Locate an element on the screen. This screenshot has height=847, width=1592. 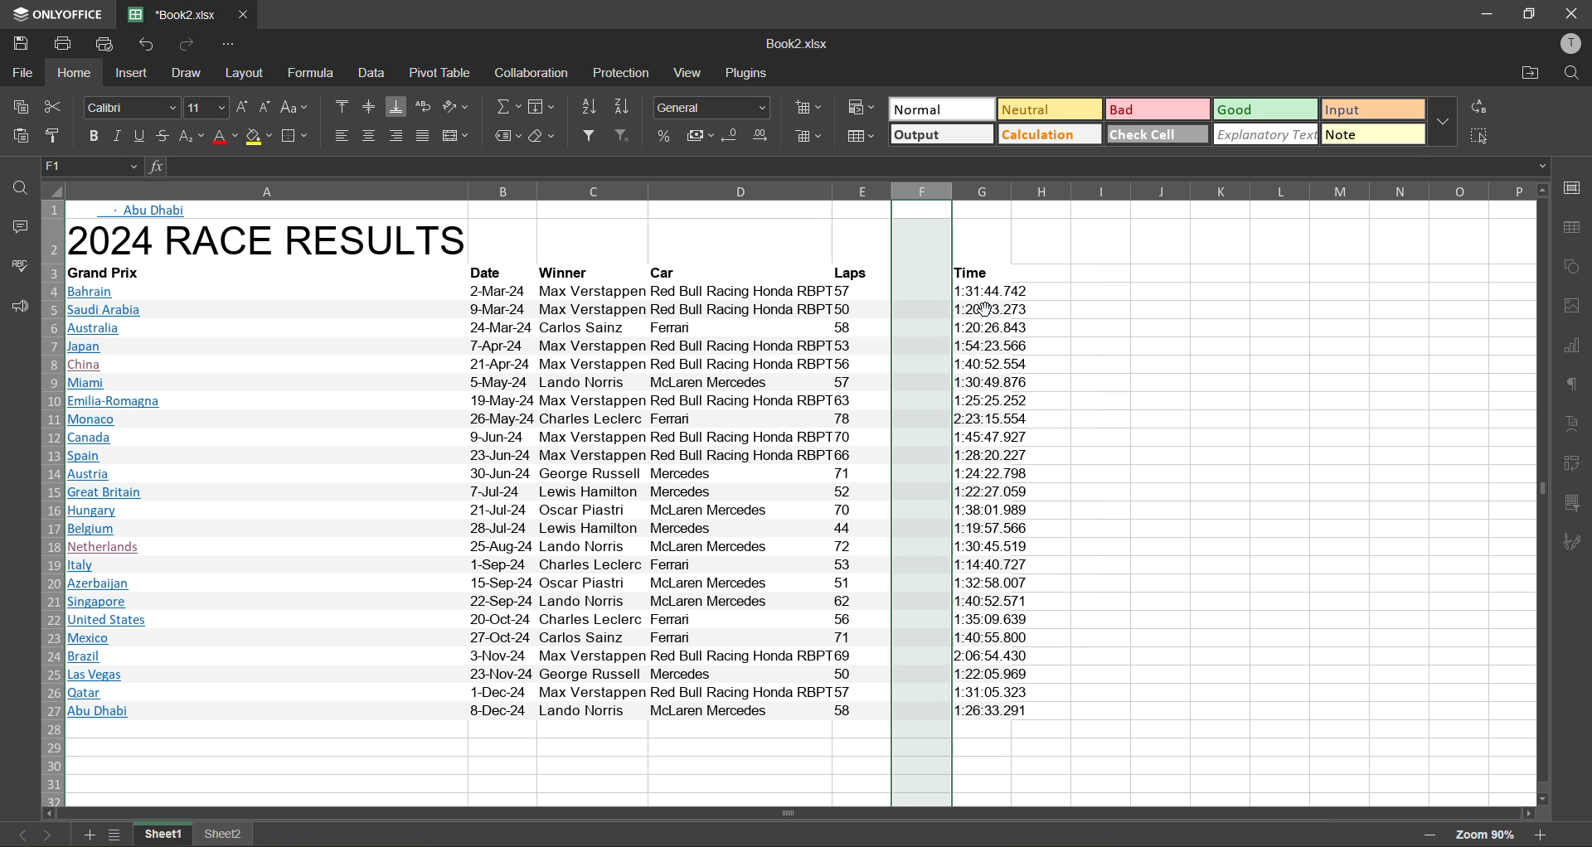
Great Britain 7-Jul-24 Lewis Hamilton Mercedes 52 1:22:27.059 is located at coordinates (472, 492).